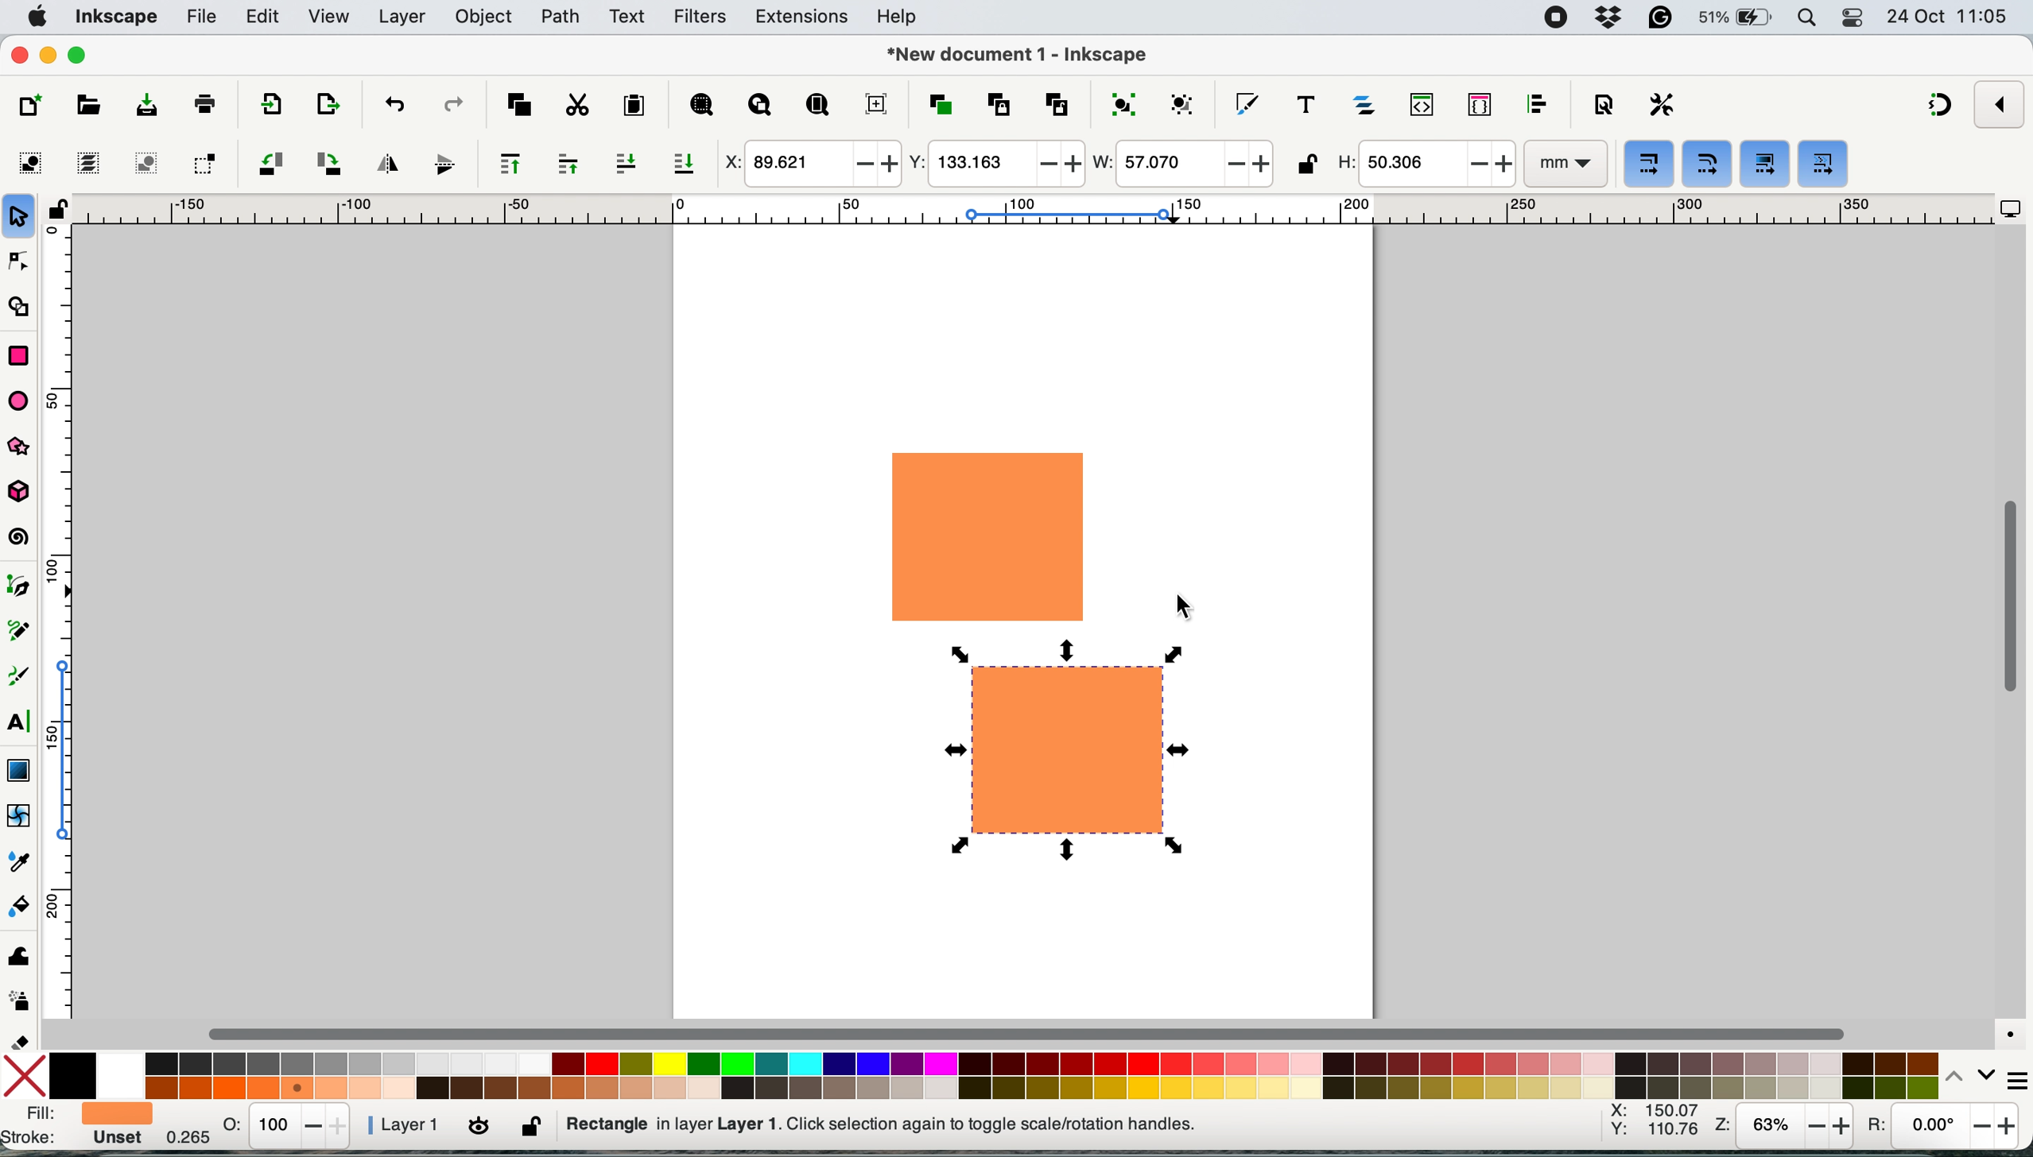 This screenshot has width=2033, height=1157. Describe the element at coordinates (37, 16) in the screenshot. I see `system logo` at that location.